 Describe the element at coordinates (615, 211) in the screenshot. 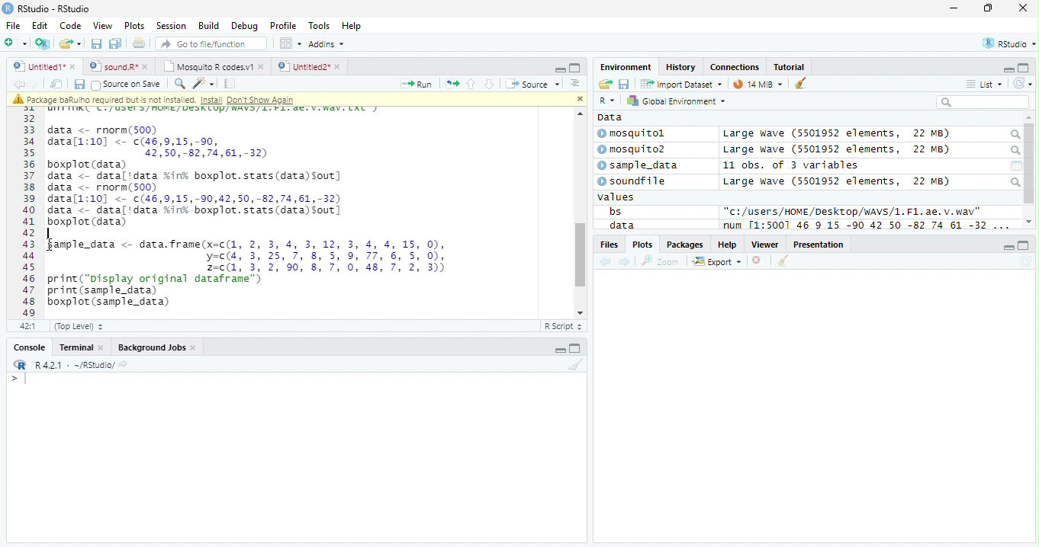

I see `bs` at that location.